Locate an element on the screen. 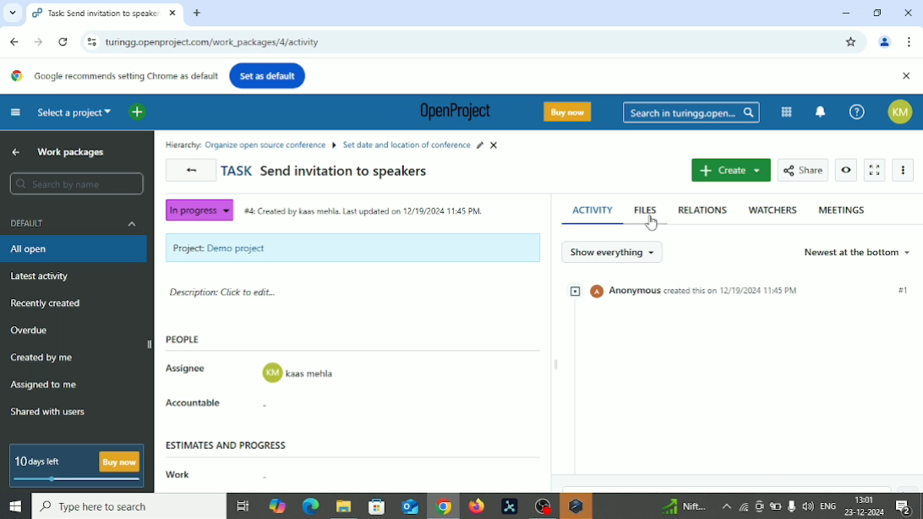  Sensex is located at coordinates (682, 506).